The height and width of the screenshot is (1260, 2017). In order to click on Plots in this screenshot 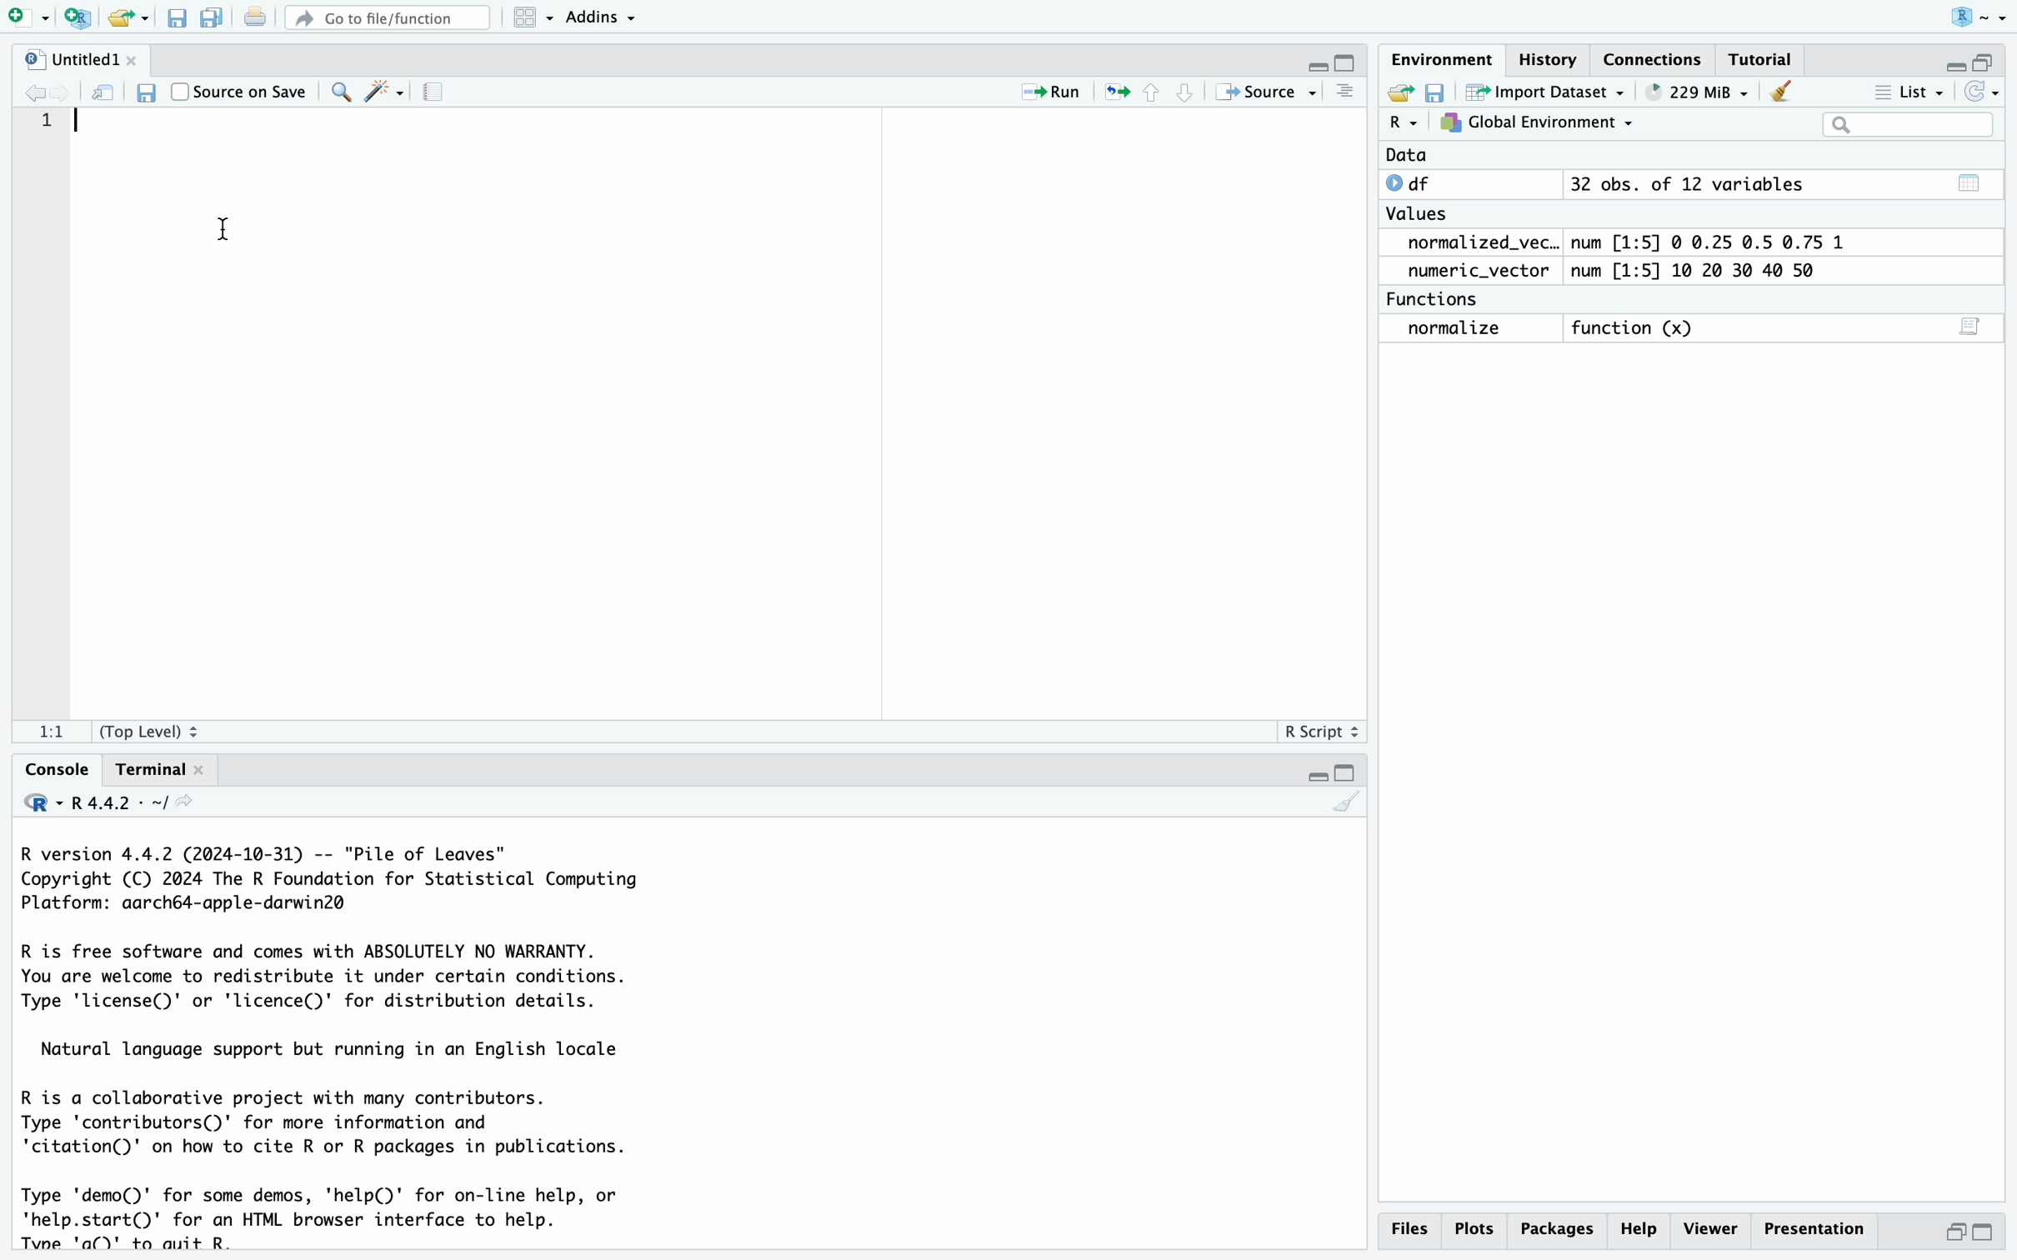, I will do `click(1473, 1230)`.